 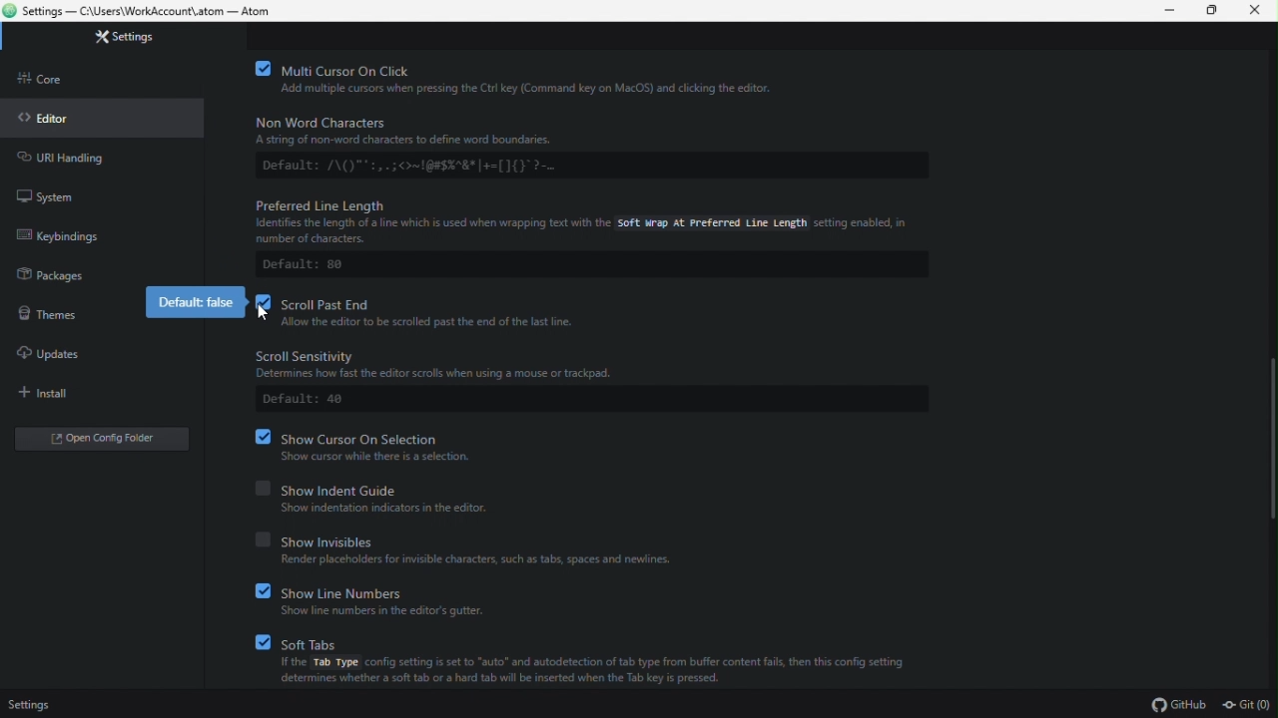 What do you see at coordinates (1256, 11) in the screenshot?
I see `Close` at bounding box center [1256, 11].